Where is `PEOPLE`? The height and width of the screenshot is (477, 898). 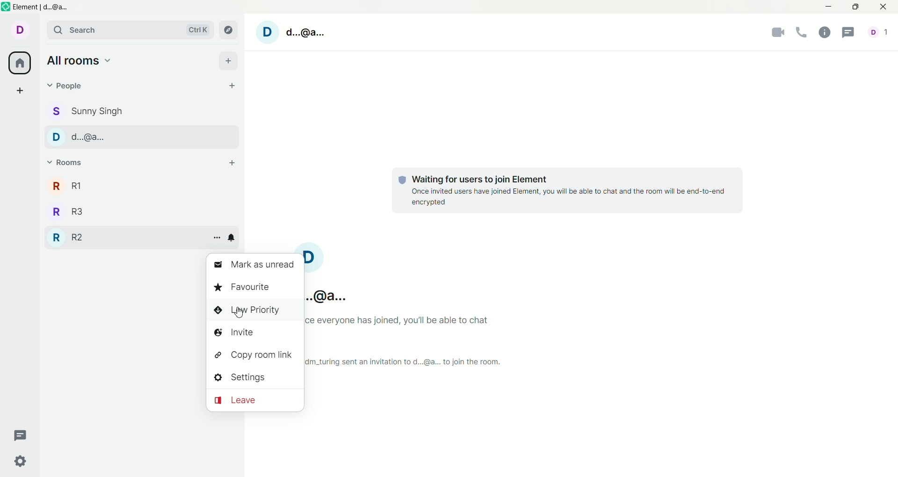
PEOPLE is located at coordinates (86, 137).